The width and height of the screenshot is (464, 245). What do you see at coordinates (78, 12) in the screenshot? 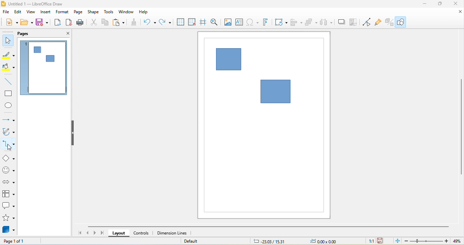
I see `page` at bounding box center [78, 12].